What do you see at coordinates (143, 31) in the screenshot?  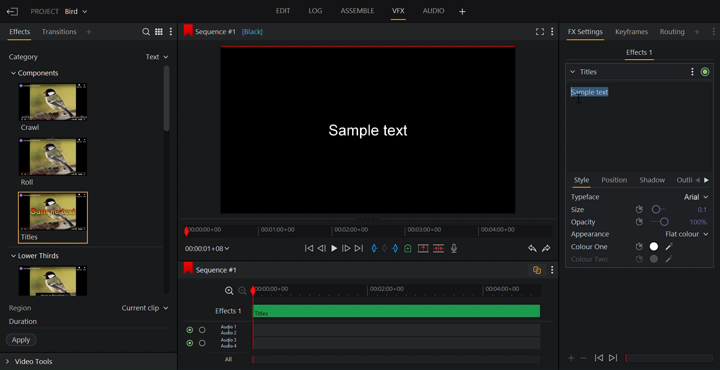 I see `Search` at bounding box center [143, 31].